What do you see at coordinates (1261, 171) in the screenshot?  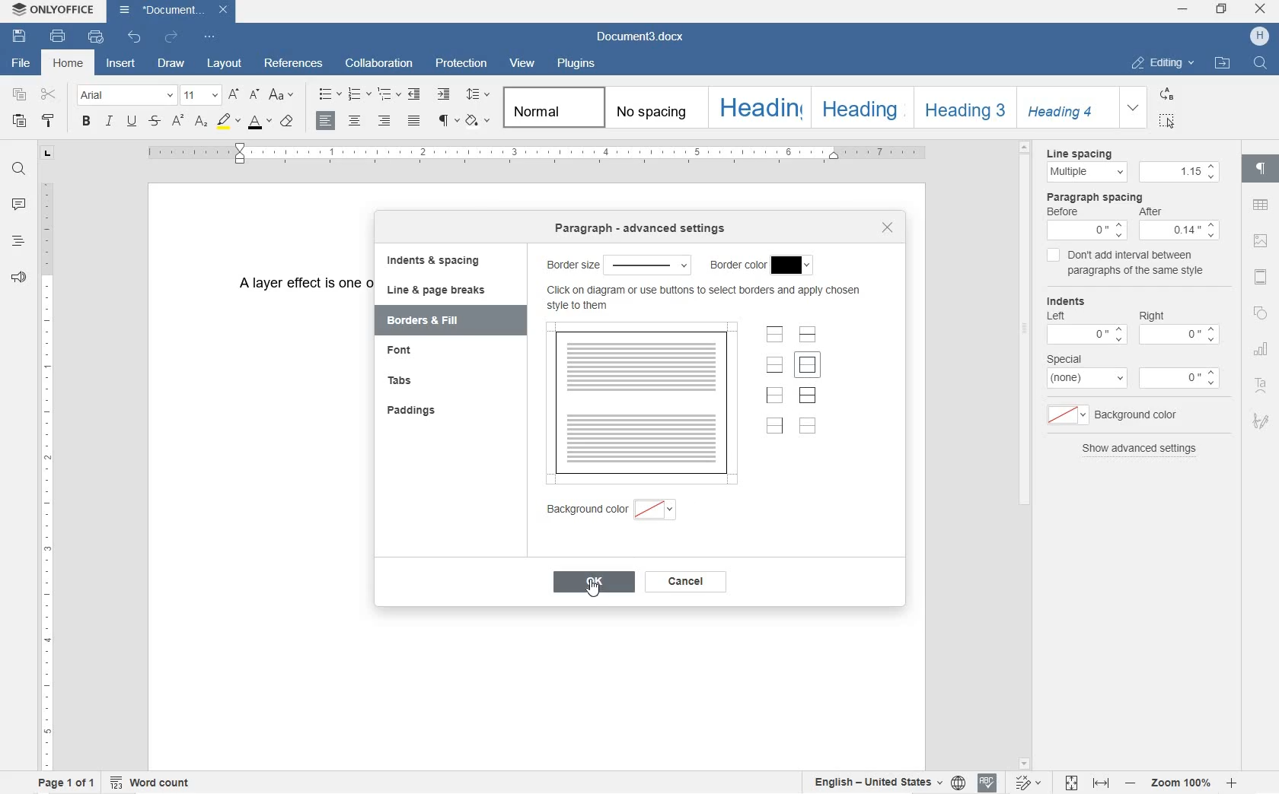 I see `PARAGRAPH SETTINGS` at bounding box center [1261, 171].